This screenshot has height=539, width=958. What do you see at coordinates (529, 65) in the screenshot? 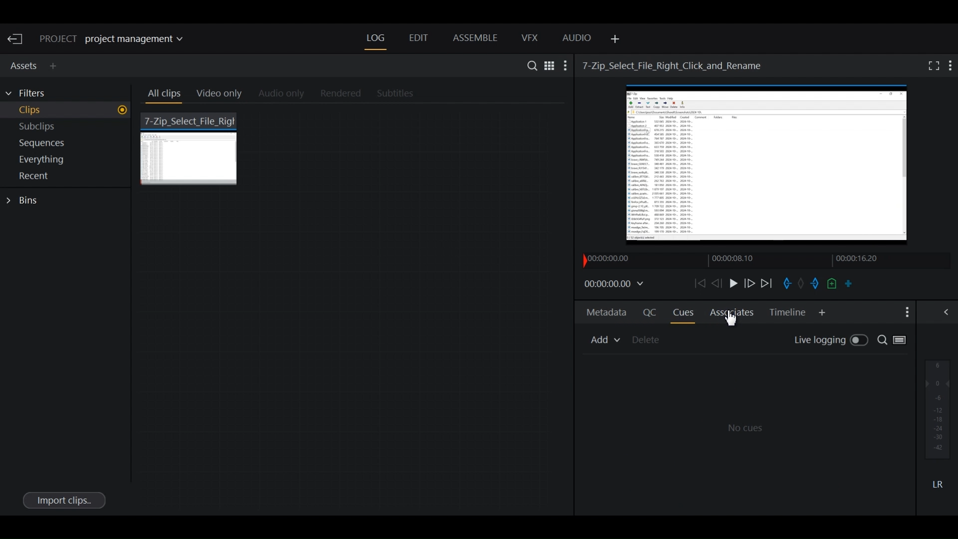
I see `Search in assets and Bins` at bounding box center [529, 65].